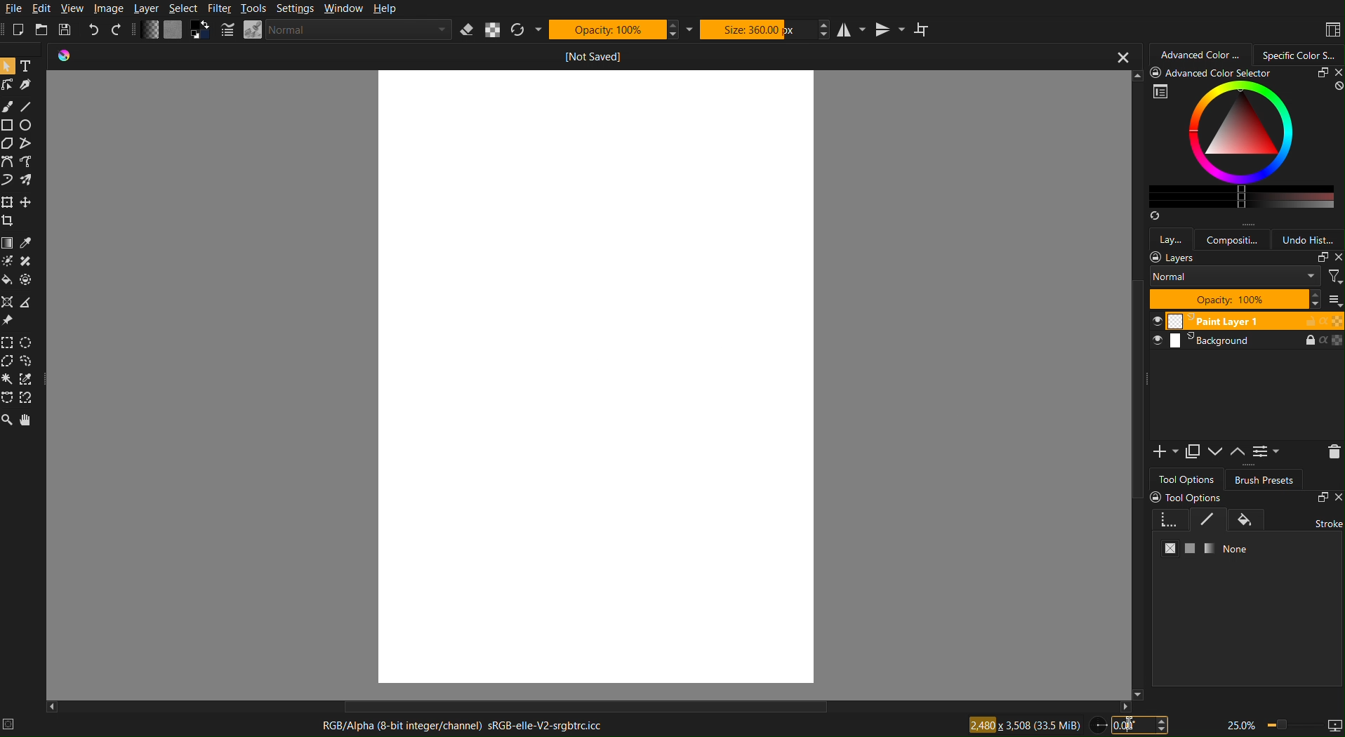  Describe the element at coordinates (73, 8) in the screenshot. I see `View` at that location.